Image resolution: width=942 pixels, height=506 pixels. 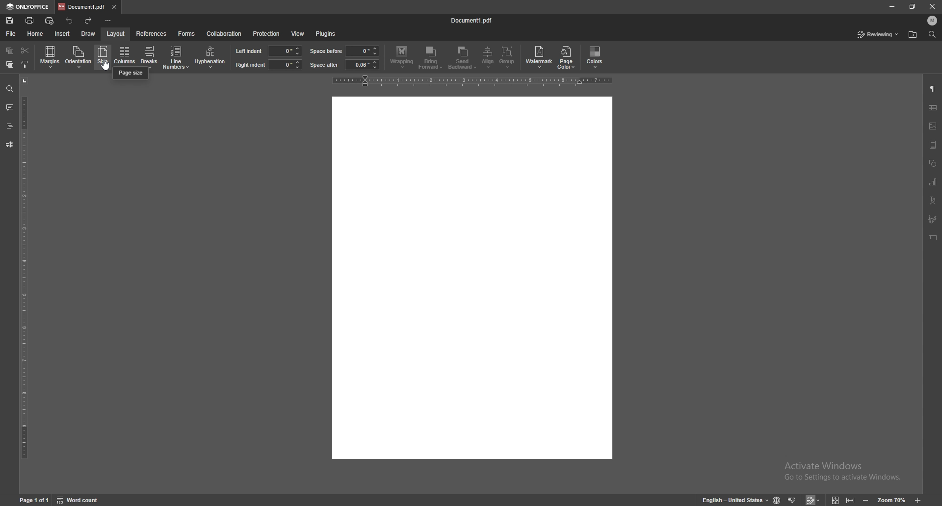 I want to click on input left indent, so click(x=285, y=51).